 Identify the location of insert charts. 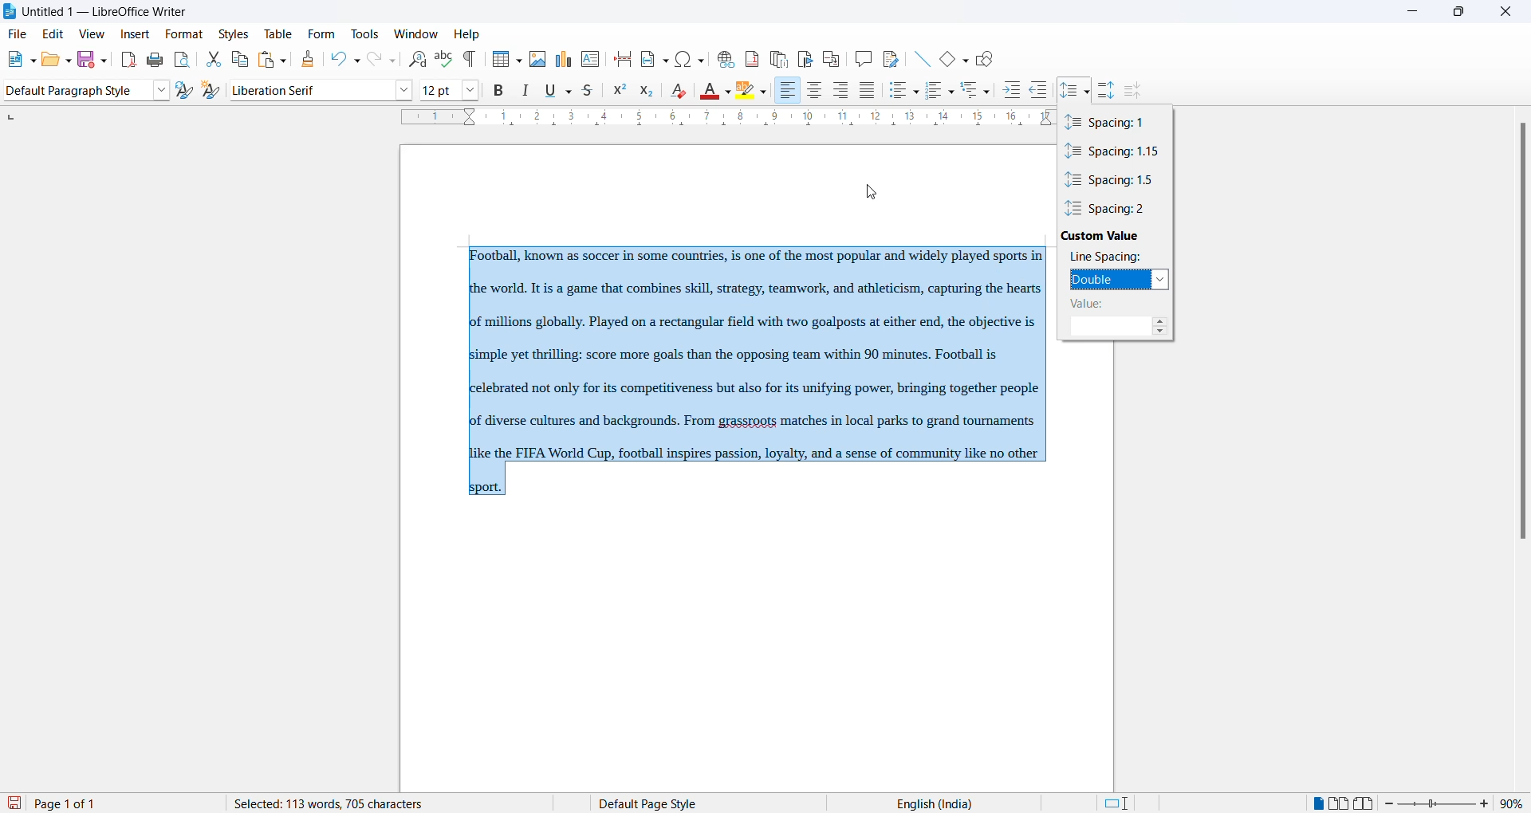
(563, 58).